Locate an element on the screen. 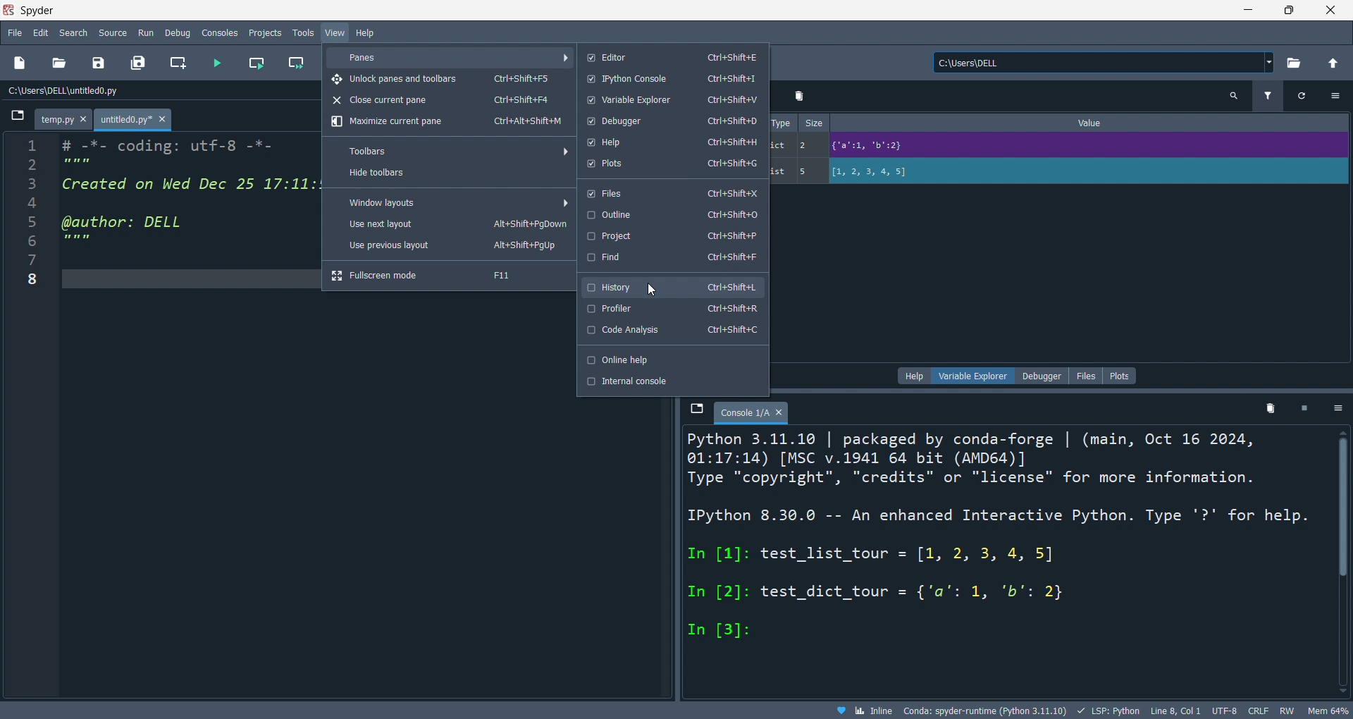 This screenshot has height=719, width=1353. panes is located at coordinates (452, 57).